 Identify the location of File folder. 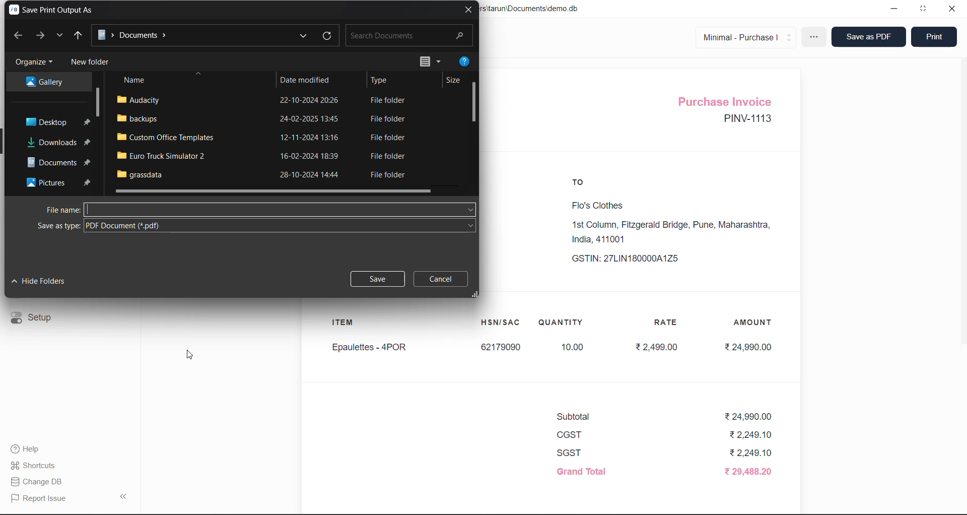
(391, 139).